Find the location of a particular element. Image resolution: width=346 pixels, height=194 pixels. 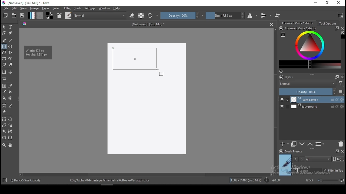

ellipse tool is located at coordinates (11, 46).